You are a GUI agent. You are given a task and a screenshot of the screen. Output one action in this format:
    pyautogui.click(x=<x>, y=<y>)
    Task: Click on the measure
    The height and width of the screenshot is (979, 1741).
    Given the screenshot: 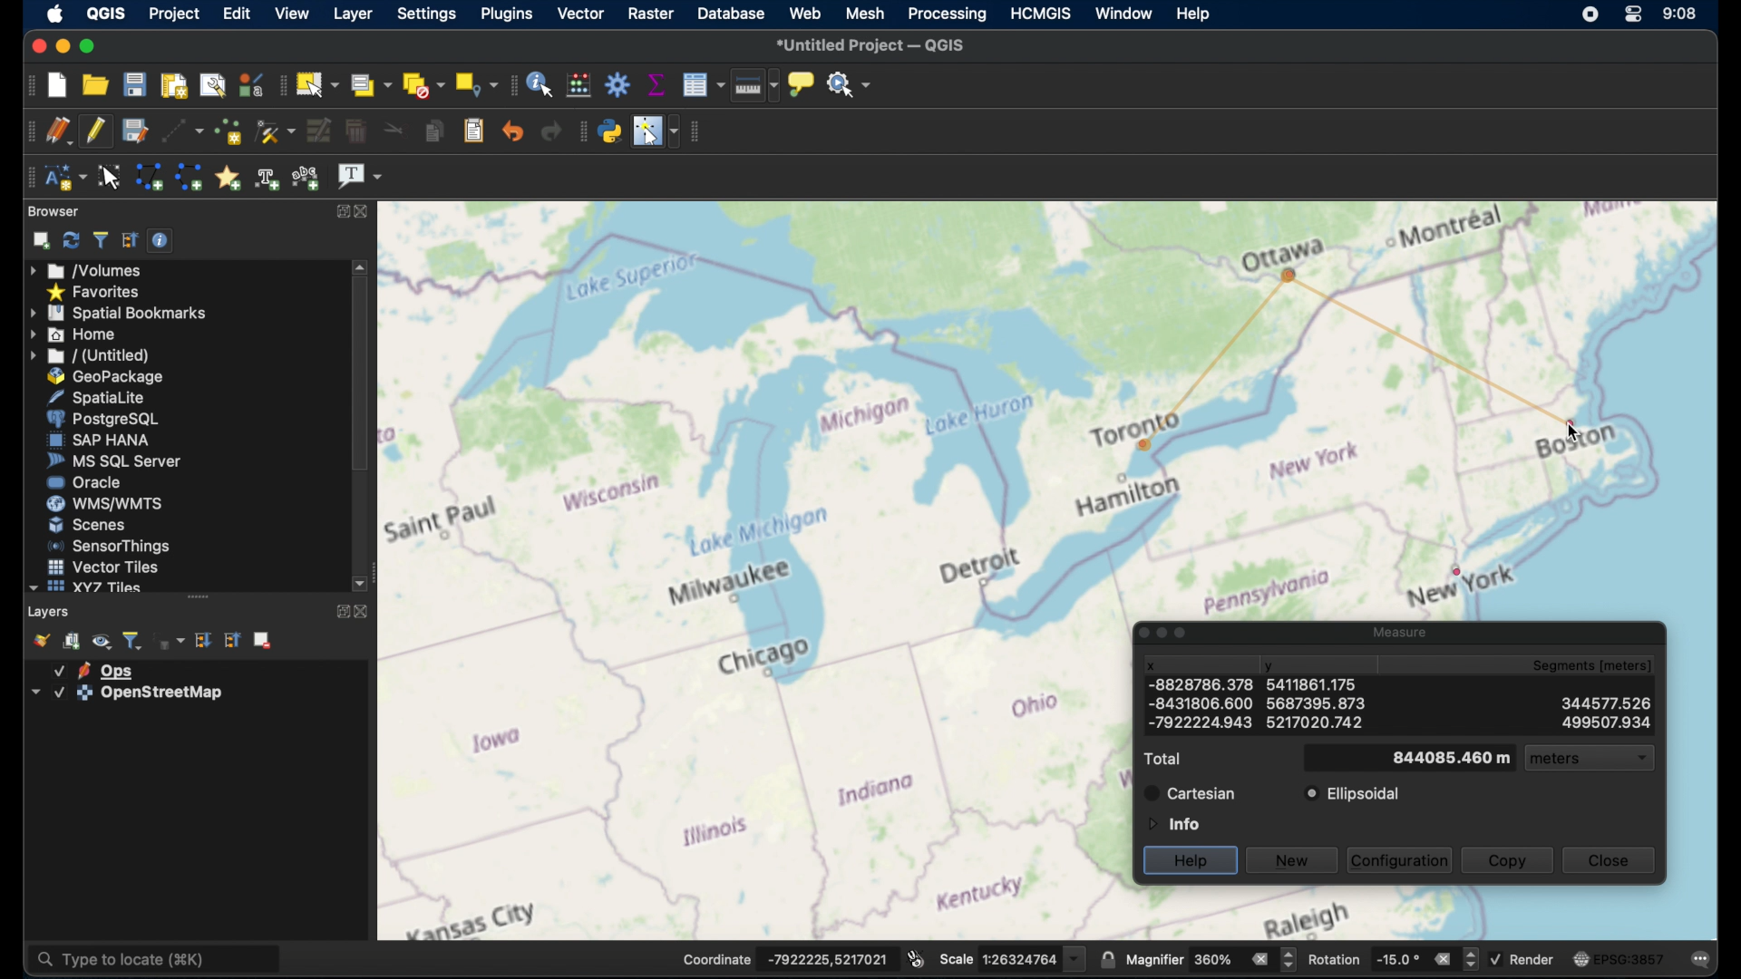 What is the action you would take?
    pyautogui.click(x=1396, y=630)
    